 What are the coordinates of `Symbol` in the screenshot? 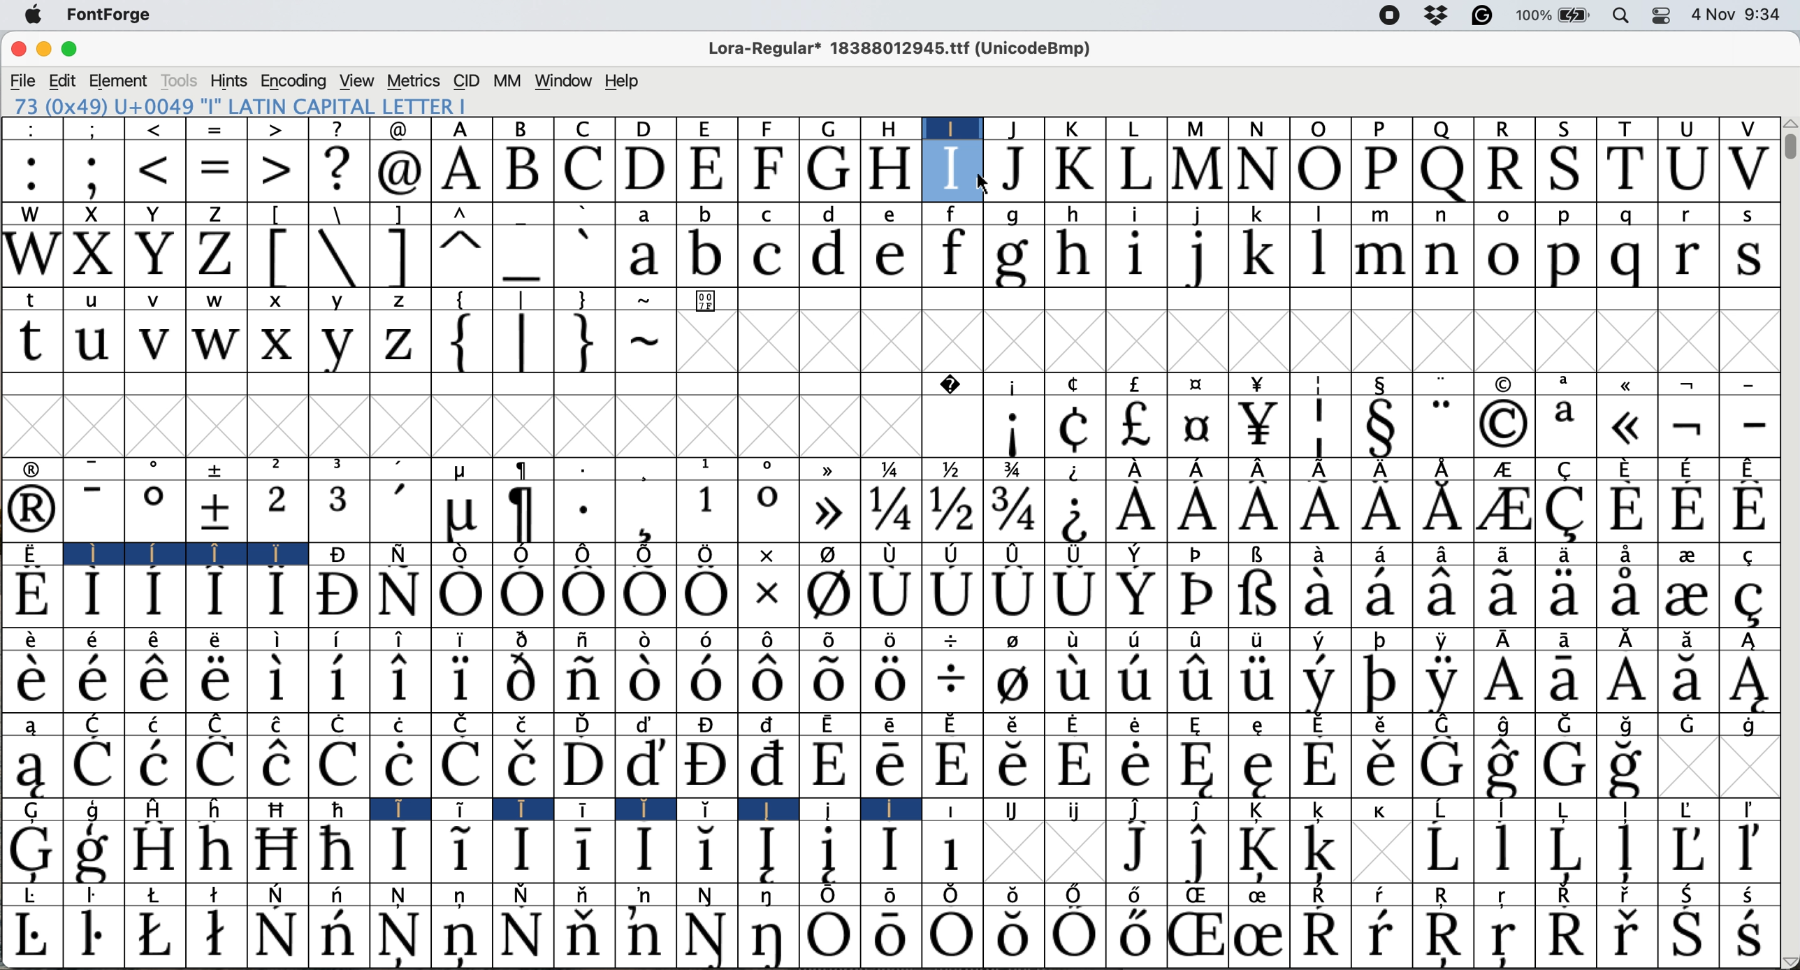 It's located at (1751, 640).